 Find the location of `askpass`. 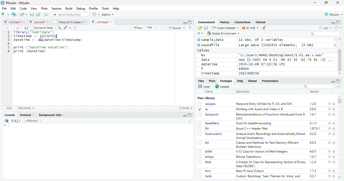

askpass is located at coordinates (207, 104).